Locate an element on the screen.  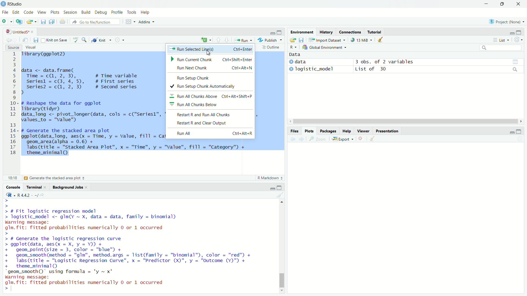
minimise is located at coordinates (268, 187).